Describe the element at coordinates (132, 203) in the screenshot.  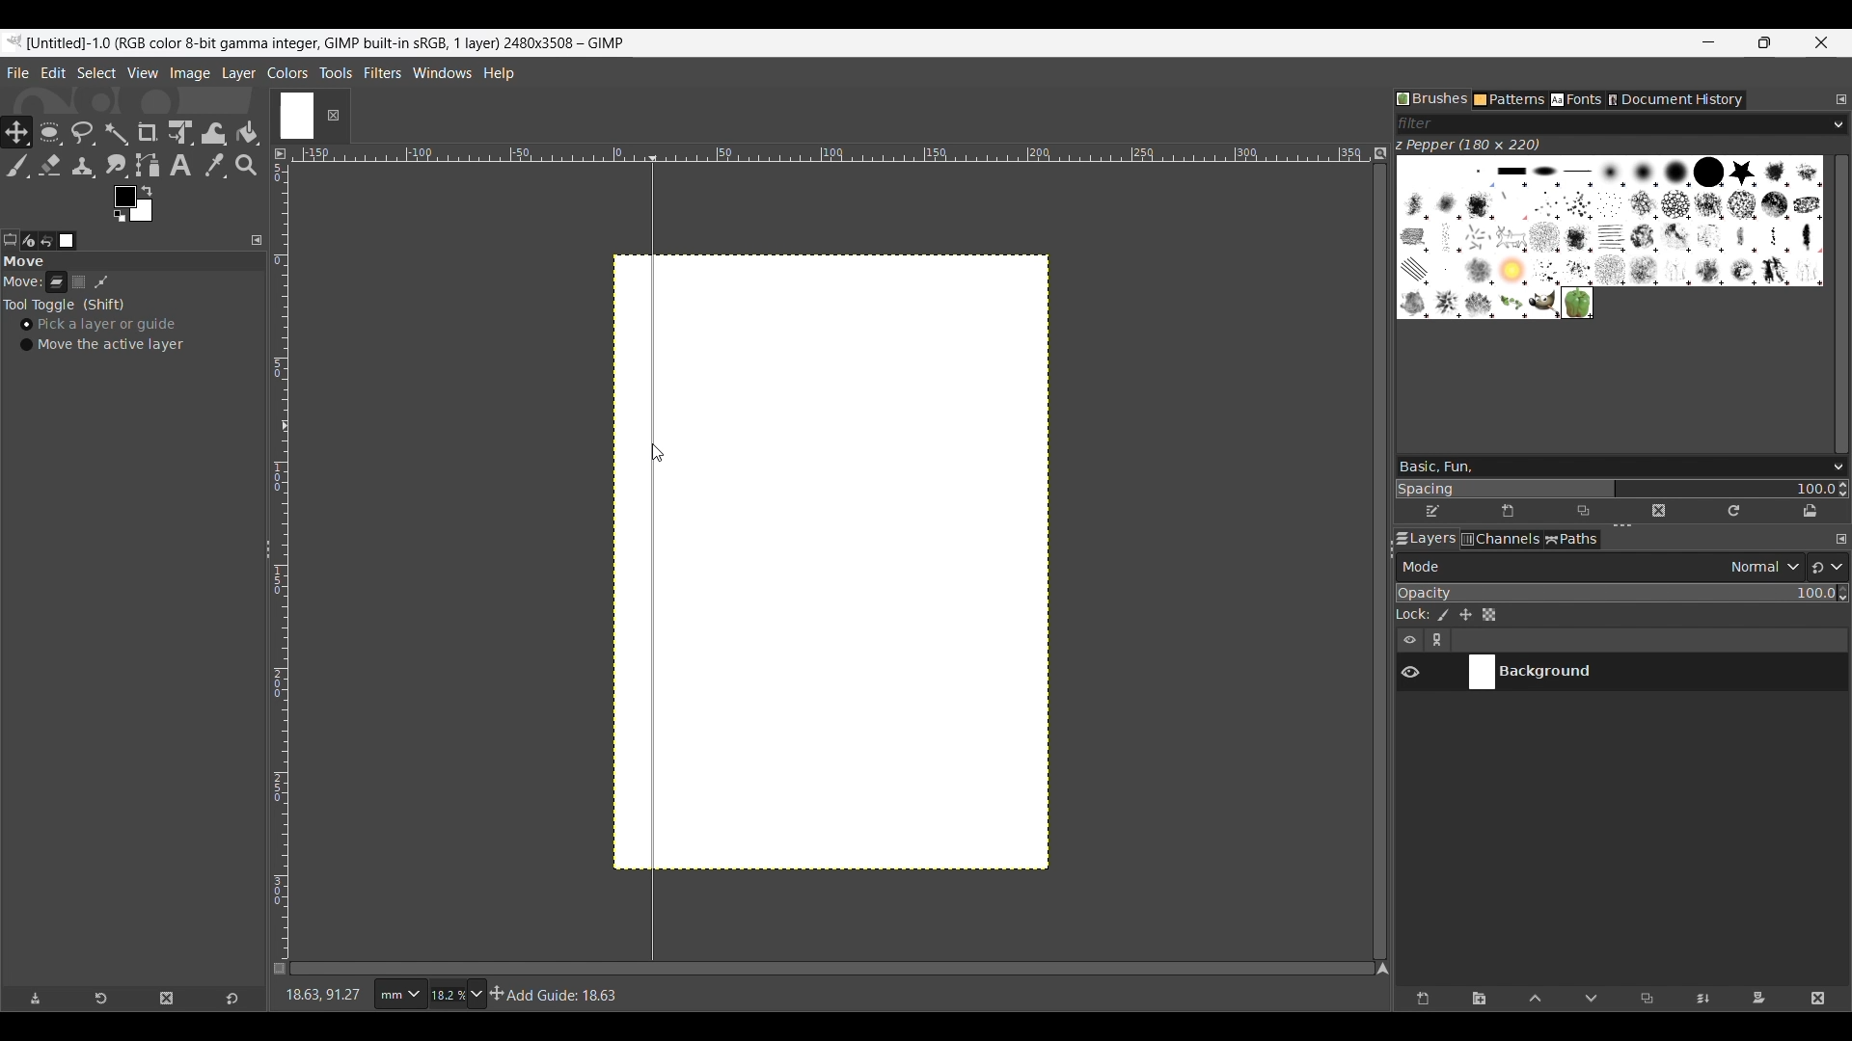
I see `Foreground color` at that location.